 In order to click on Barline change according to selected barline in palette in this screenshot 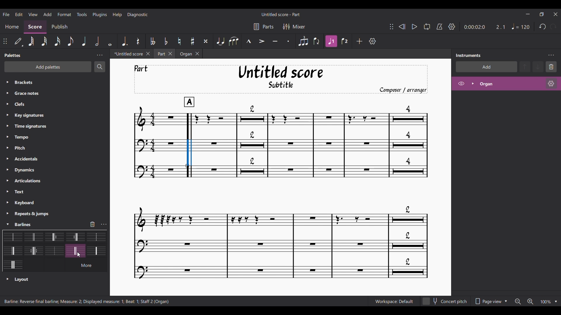, I will do `click(189, 145)`.